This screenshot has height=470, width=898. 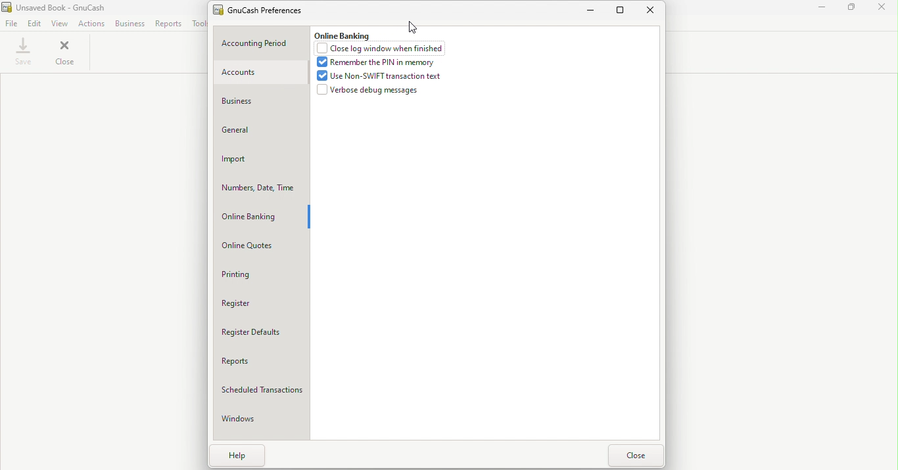 I want to click on Import, so click(x=261, y=160).